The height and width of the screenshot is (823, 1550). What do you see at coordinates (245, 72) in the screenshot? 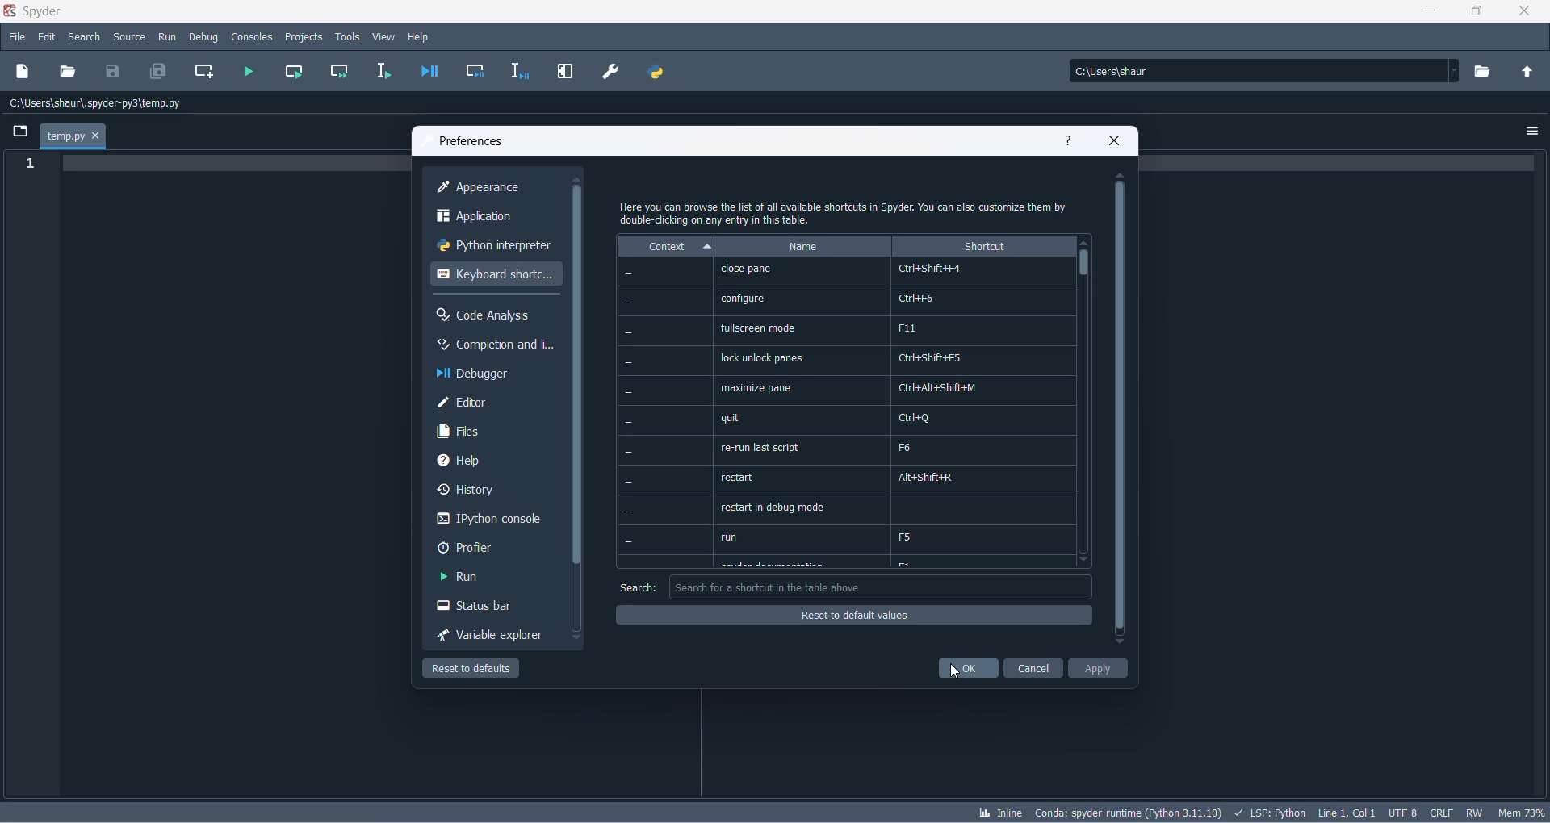
I see `run file` at bounding box center [245, 72].